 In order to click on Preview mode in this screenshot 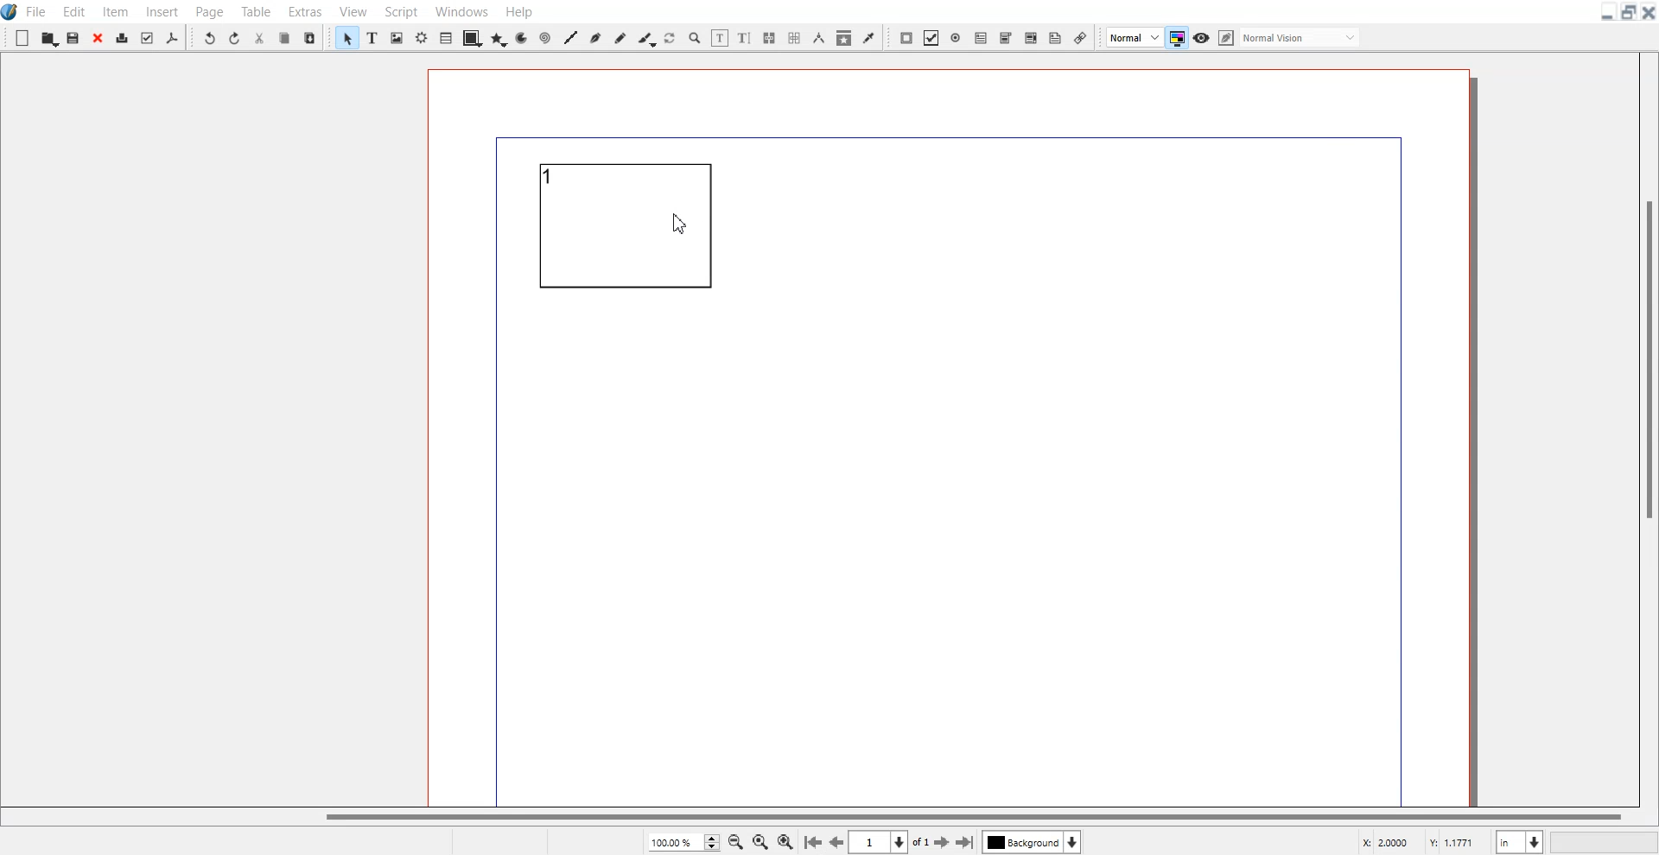, I will do `click(1202, 38)`.